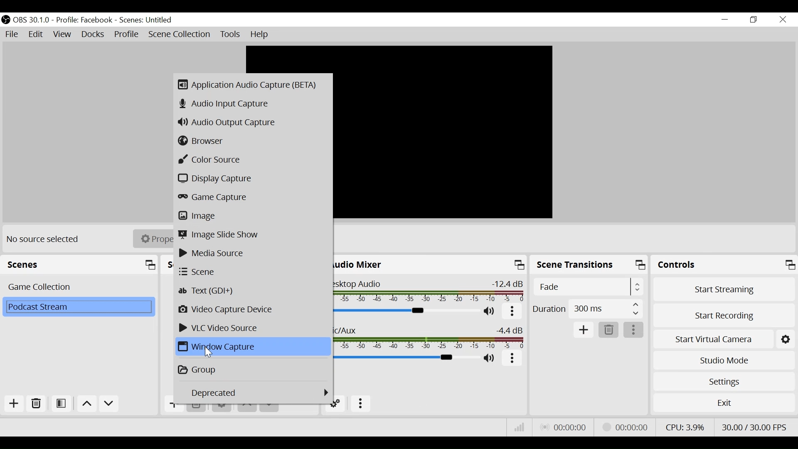 Image resolution: width=798 pixels, height=449 pixels. I want to click on move up, so click(248, 407).